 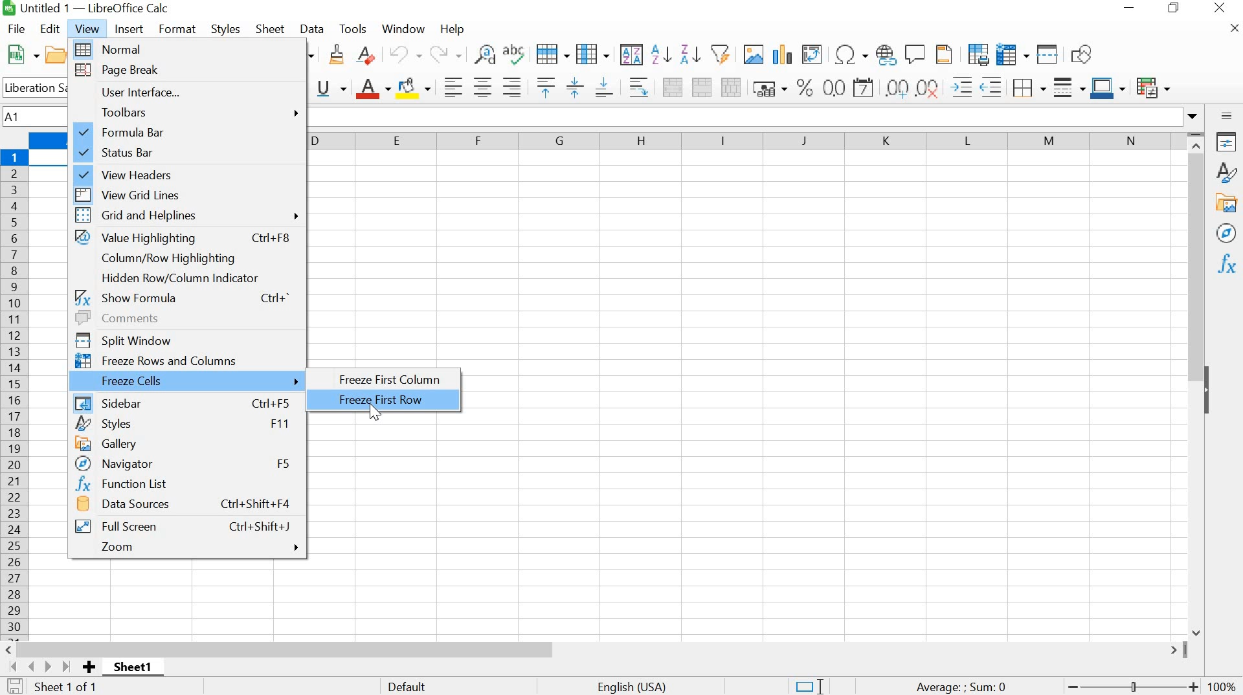 I want to click on BACKGROUND COLOR, so click(x=415, y=87).